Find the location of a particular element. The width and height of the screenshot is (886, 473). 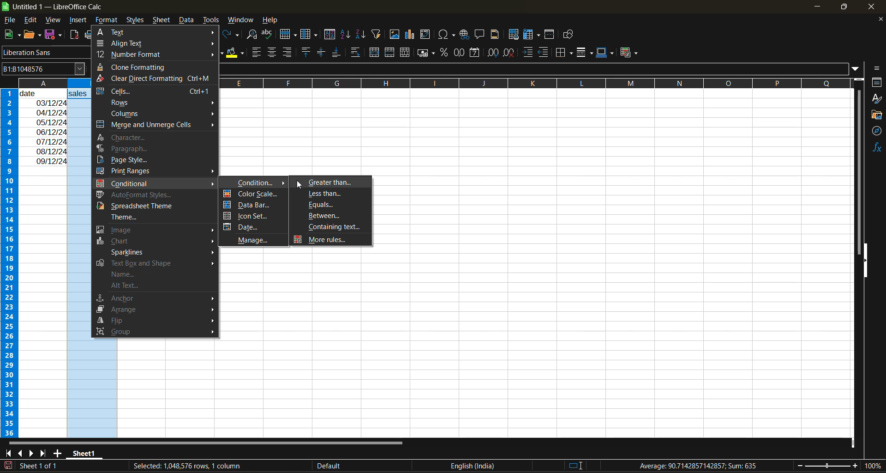

format is located at coordinates (108, 20).